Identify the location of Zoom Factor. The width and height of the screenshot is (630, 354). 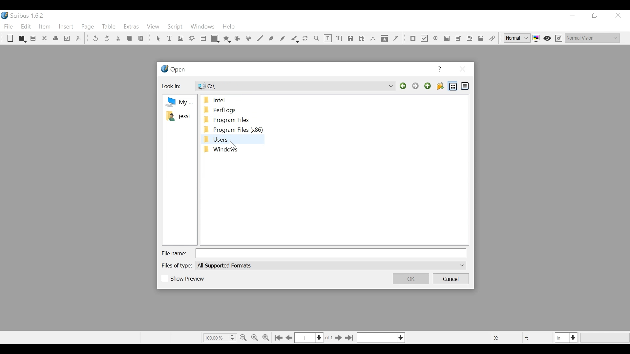
(219, 337).